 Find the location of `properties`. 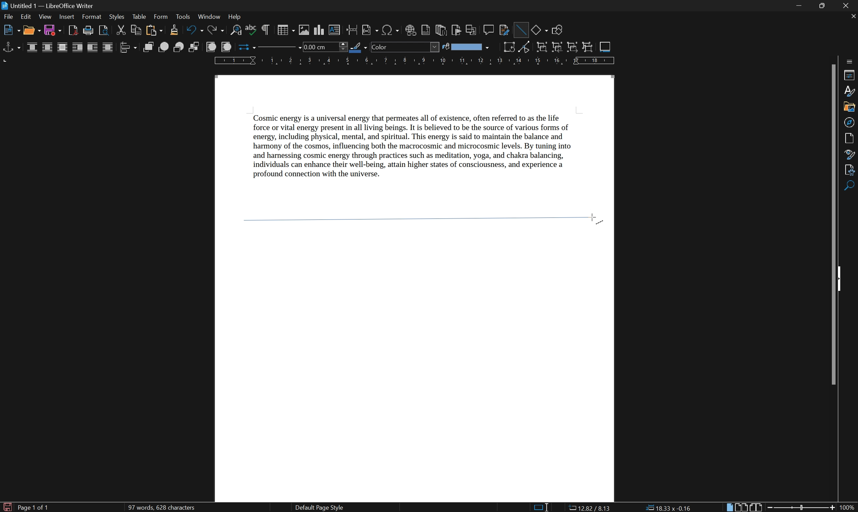

properties is located at coordinates (849, 75).